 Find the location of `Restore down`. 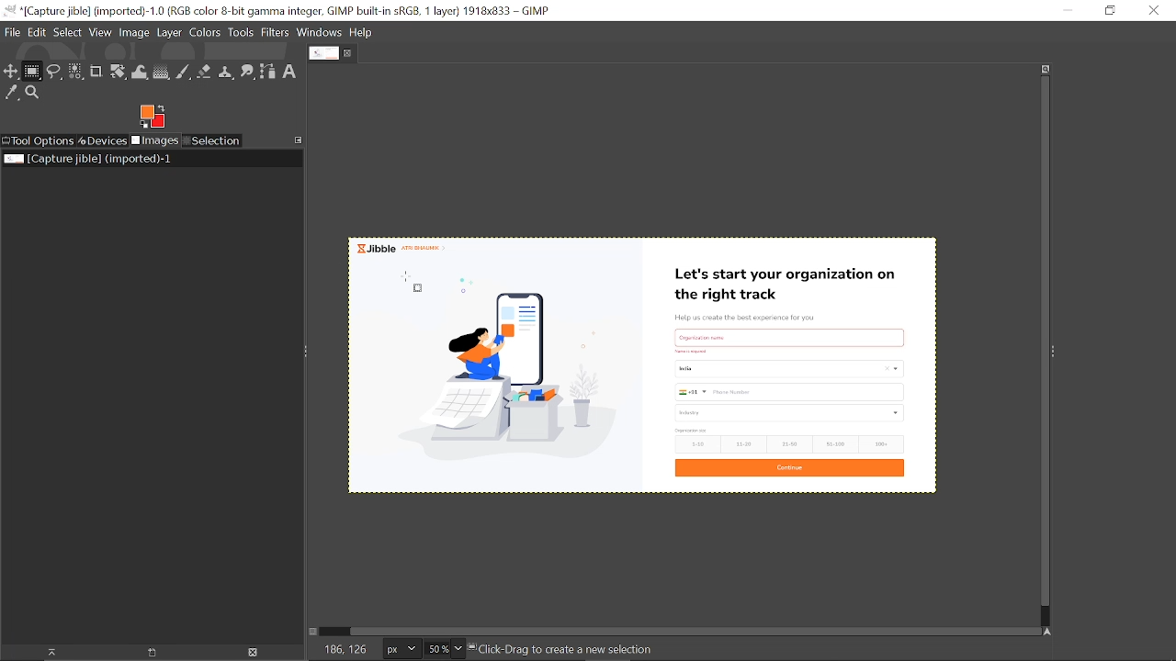

Restore down is located at coordinates (1104, 11).